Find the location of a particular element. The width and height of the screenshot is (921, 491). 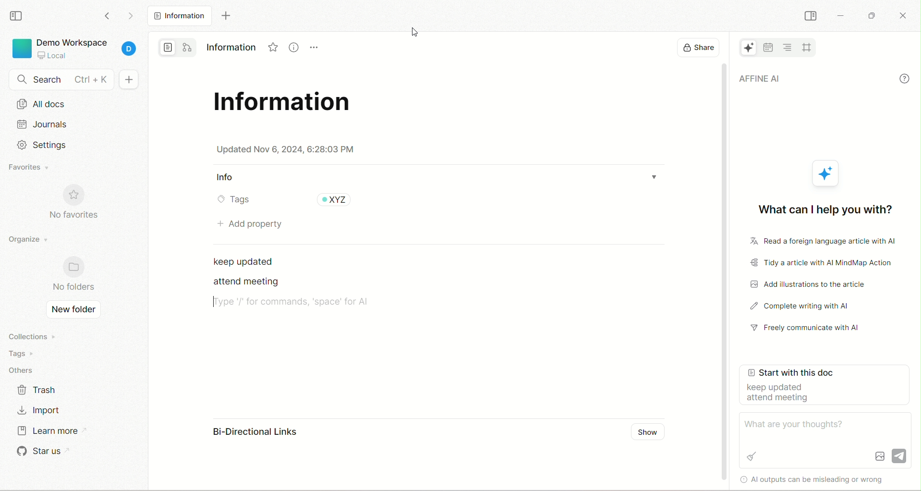

start with this doc is located at coordinates (826, 389).